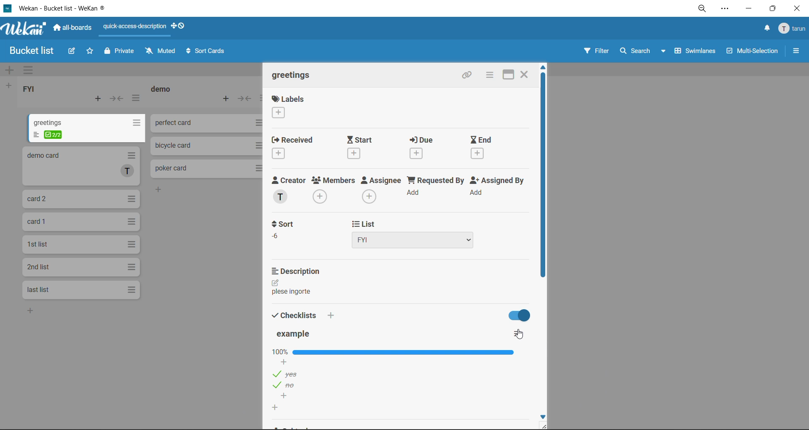 The width and height of the screenshot is (809, 430). I want to click on add checklist, so click(332, 315).